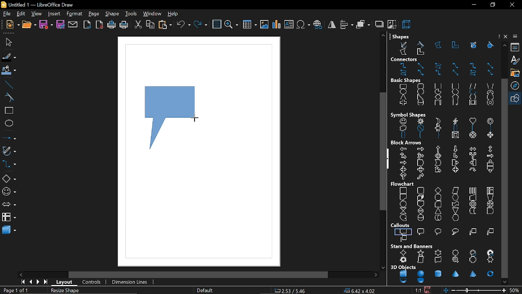 This screenshot has height=294, width=522. Describe the element at coordinates (9, 179) in the screenshot. I see `basic shapes` at that location.